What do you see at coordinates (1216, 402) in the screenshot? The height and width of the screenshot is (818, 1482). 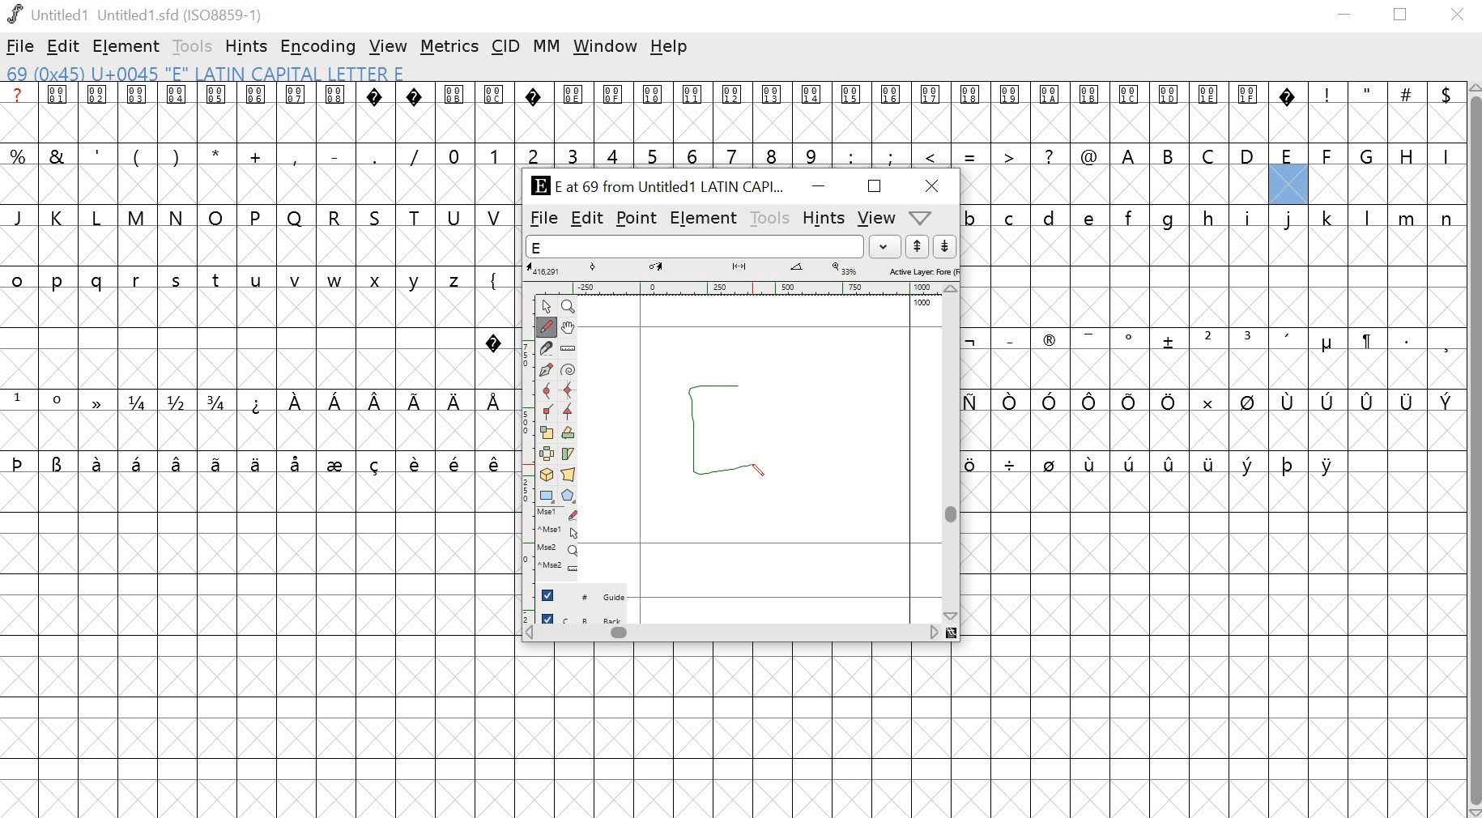 I see `special characters` at bounding box center [1216, 402].